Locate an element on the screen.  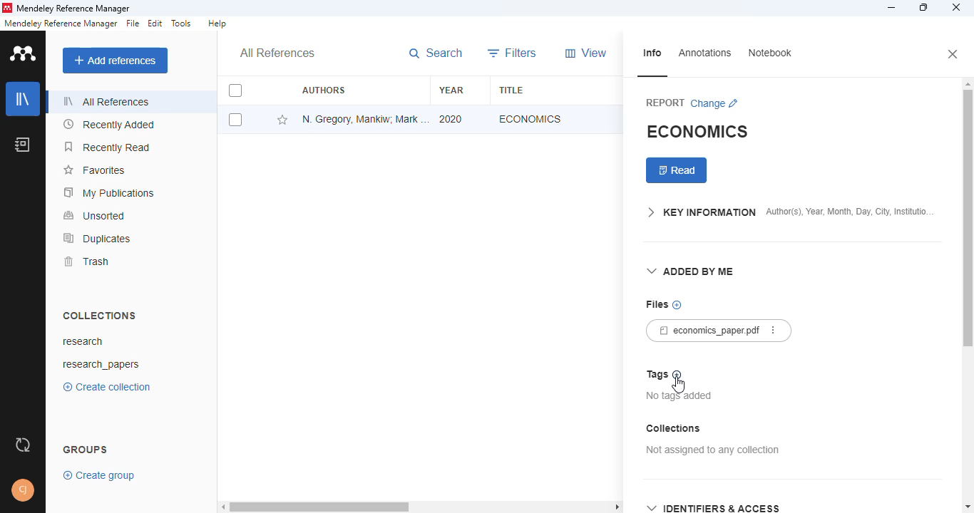
economics_paper.pdf is located at coordinates (704, 330).